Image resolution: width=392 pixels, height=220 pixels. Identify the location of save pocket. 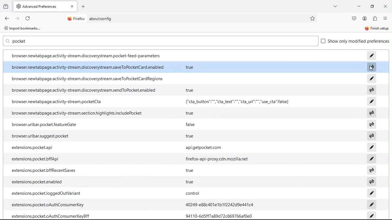
(354, 19).